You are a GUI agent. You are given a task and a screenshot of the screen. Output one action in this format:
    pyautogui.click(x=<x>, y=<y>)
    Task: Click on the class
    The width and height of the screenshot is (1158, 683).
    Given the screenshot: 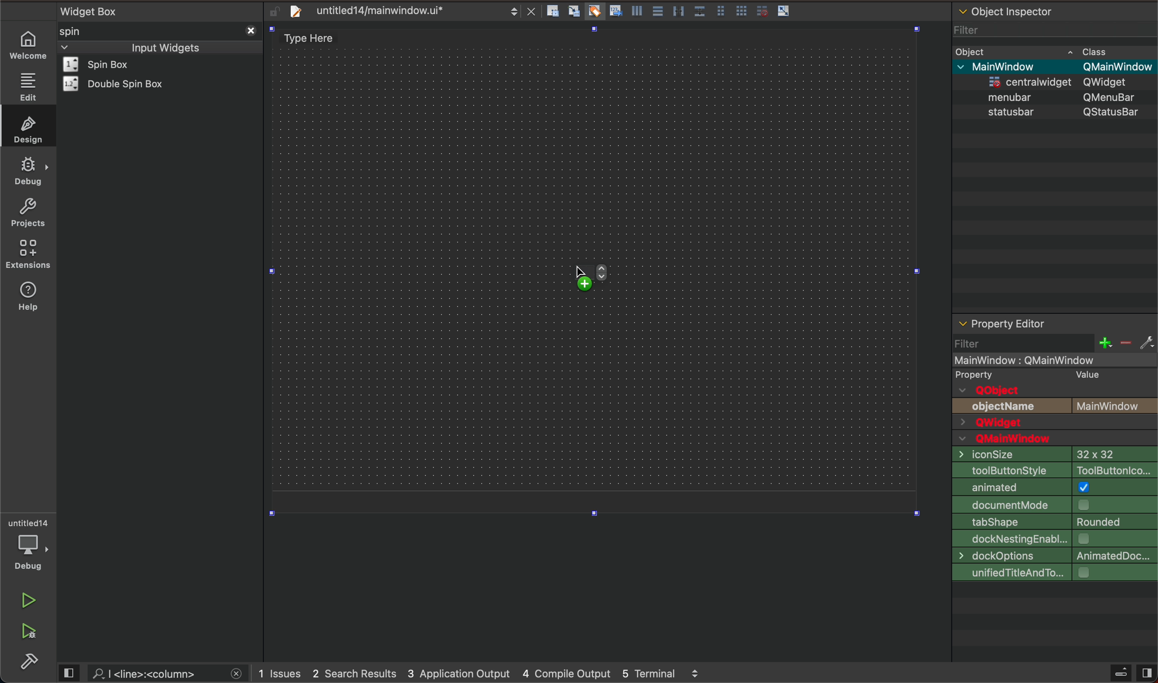 What is the action you would take?
    pyautogui.click(x=1096, y=50)
    